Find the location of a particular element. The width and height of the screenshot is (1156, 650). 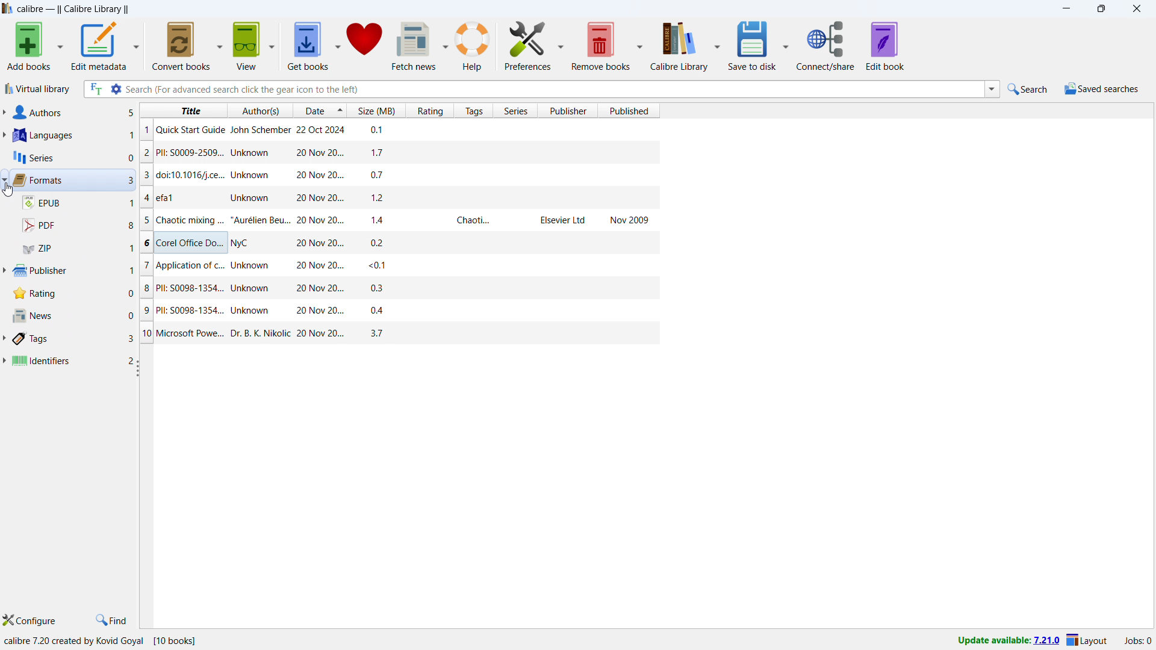

save to disk is located at coordinates (751, 45).